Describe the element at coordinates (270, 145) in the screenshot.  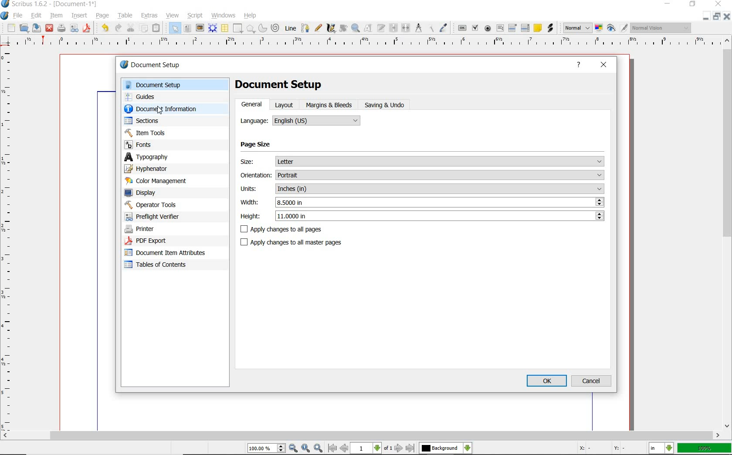
I see `page size` at that location.